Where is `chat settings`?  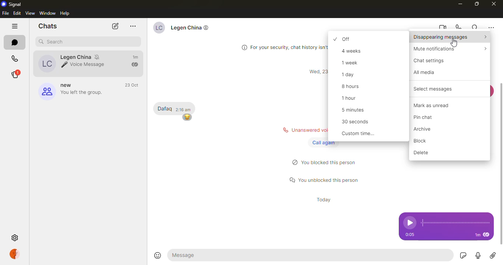 chat settings is located at coordinates (431, 61).